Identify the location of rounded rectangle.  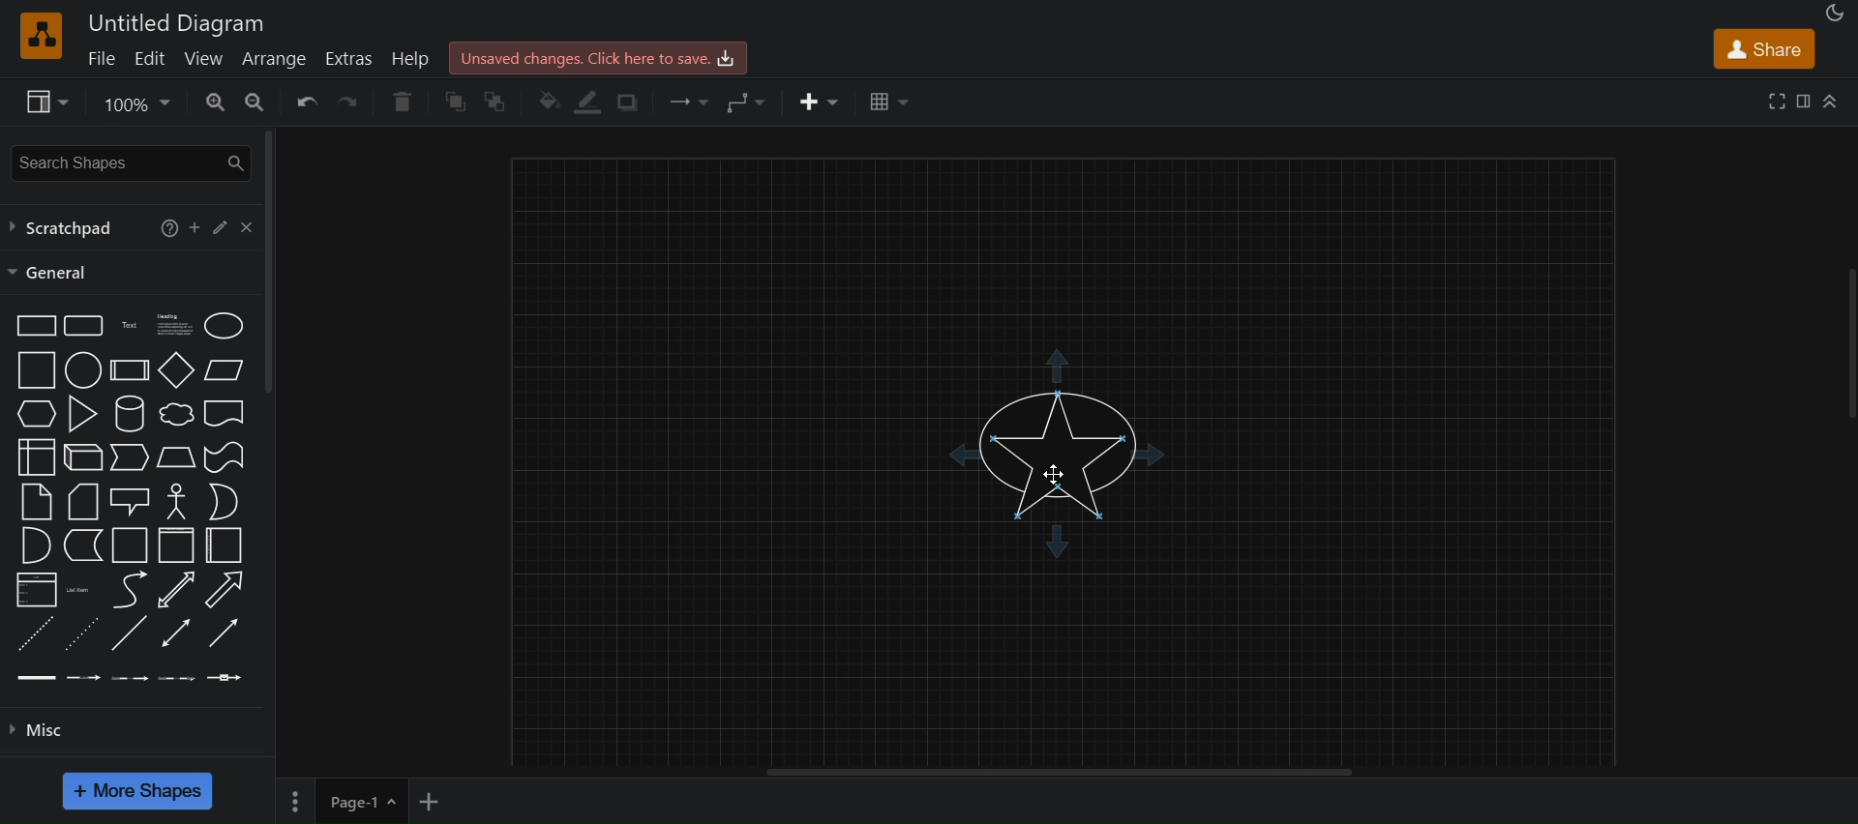
(81, 325).